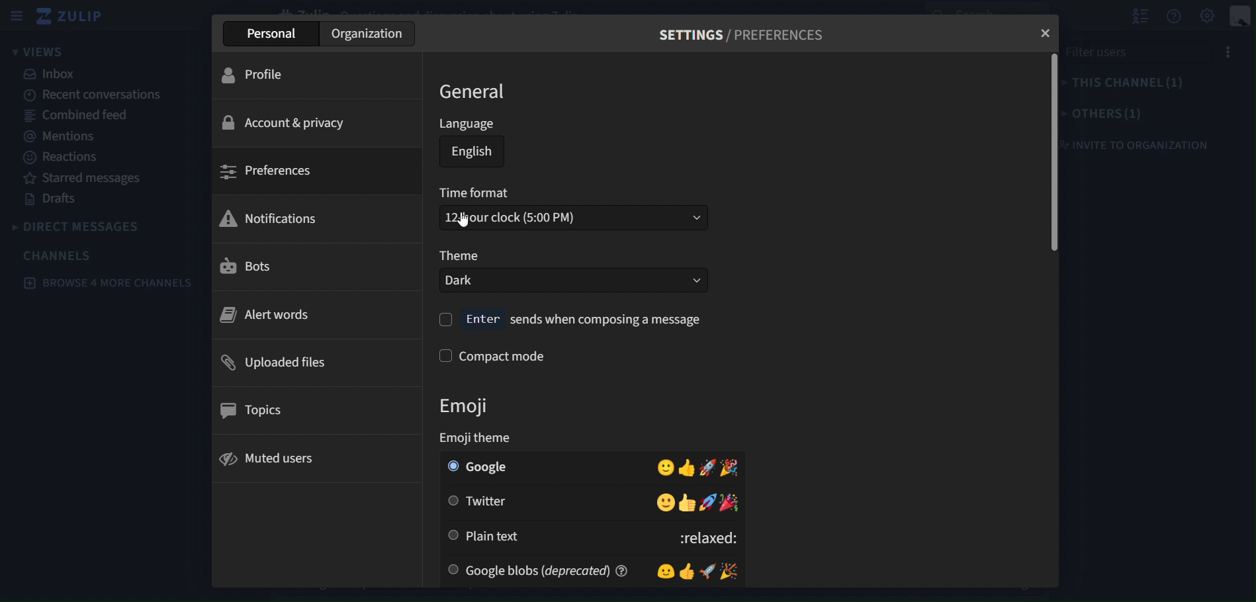 This screenshot has height=602, width=1256. Describe the element at coordinates (312, 265) in the screenshot. I see `bots` at that location.